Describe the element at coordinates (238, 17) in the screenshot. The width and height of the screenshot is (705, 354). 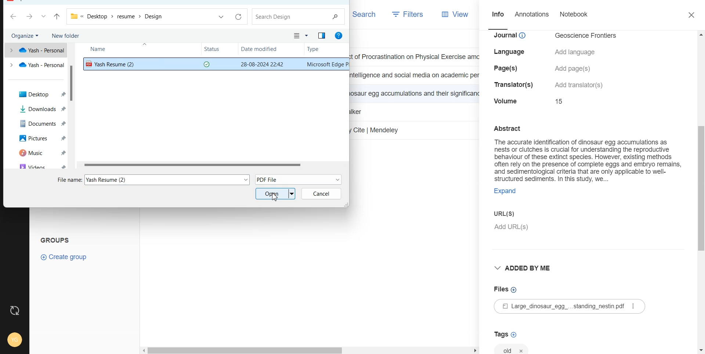
I see `Refresh ` at that location.